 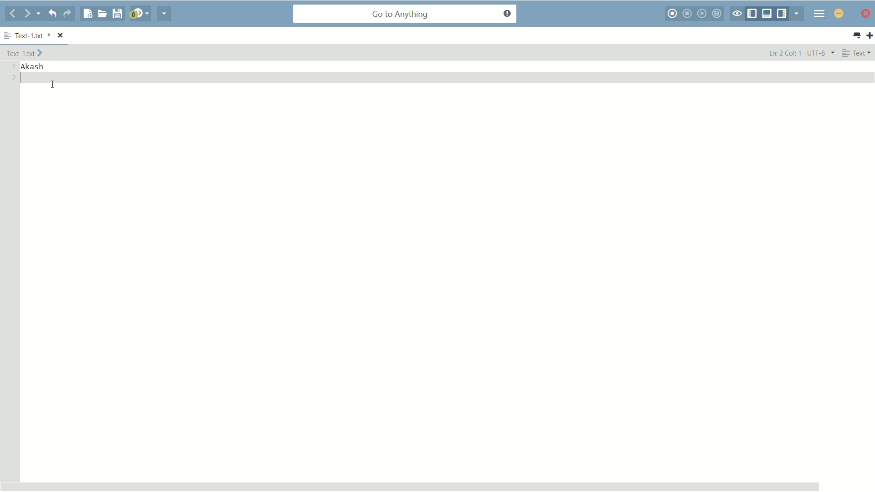 I want to click on forward, so click(x=32, y=14).